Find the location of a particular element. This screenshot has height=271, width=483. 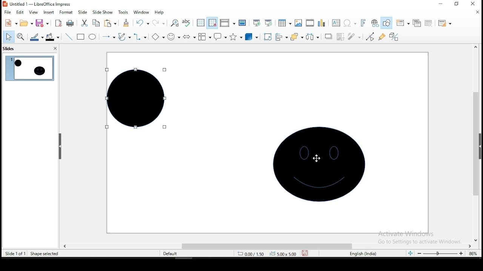

display grid is located at coordinates (201, 23).